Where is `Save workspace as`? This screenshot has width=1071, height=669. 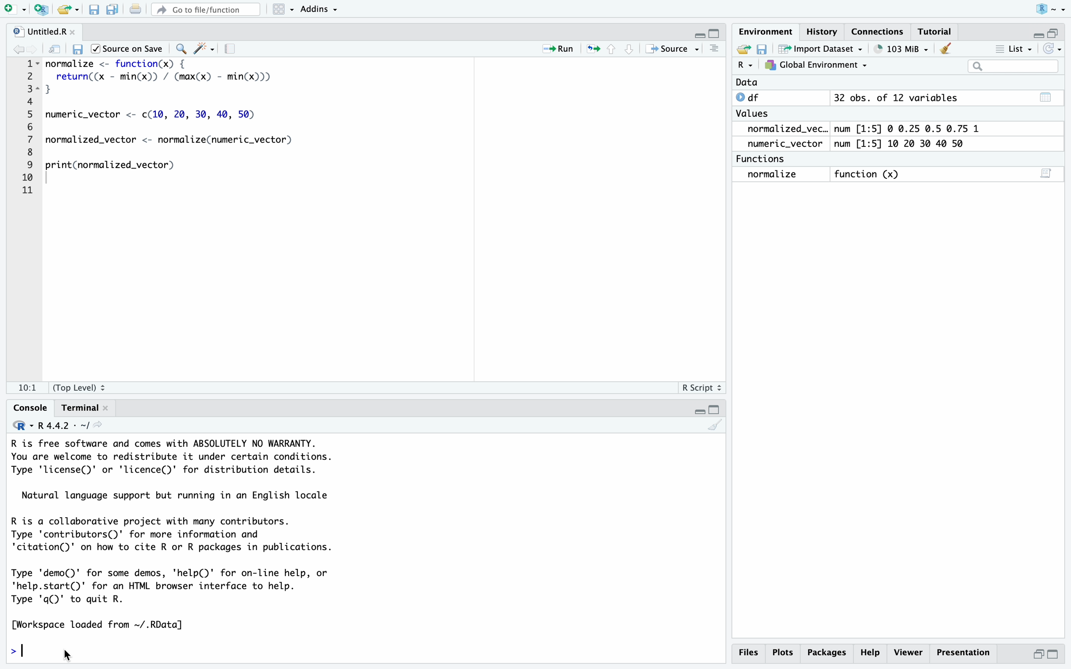 Save workspace as is located at coordinates (763, 48).